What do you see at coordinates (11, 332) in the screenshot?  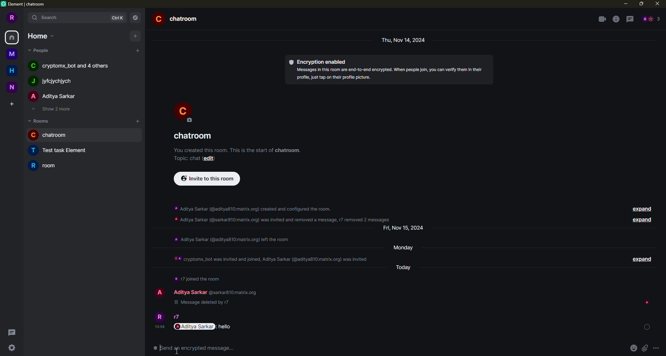 I see `threads` at bounding box center [11, 332].